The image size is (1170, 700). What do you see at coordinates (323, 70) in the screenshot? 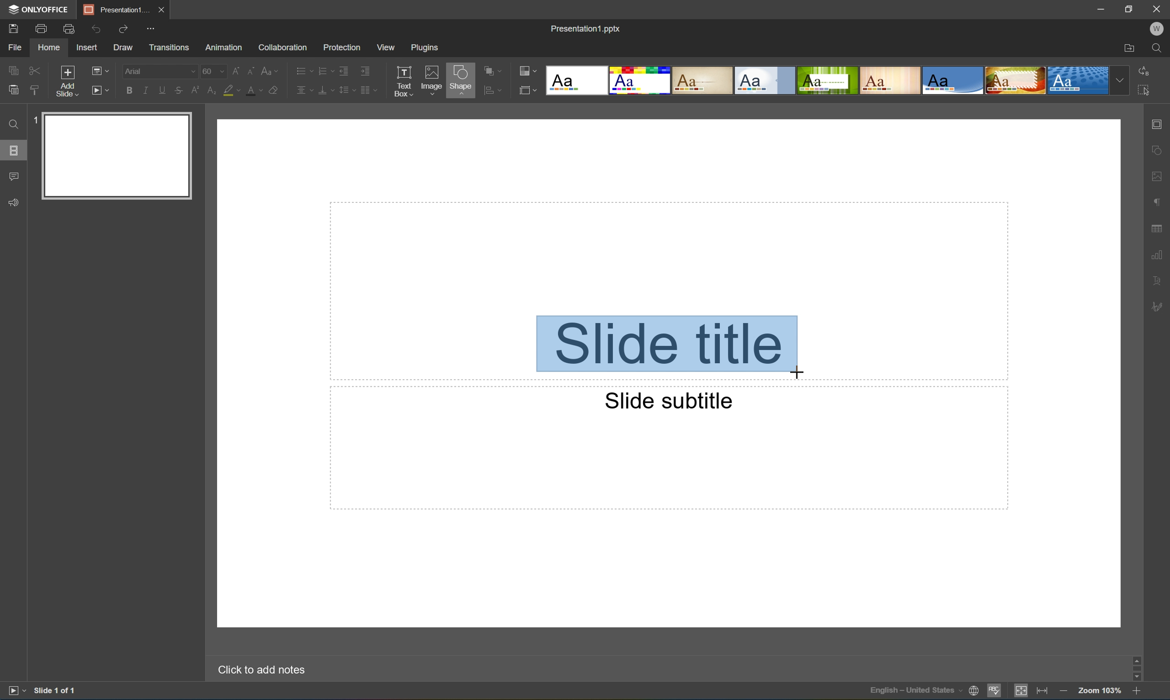
I see `Numbering` at bounding box center [323, 70].